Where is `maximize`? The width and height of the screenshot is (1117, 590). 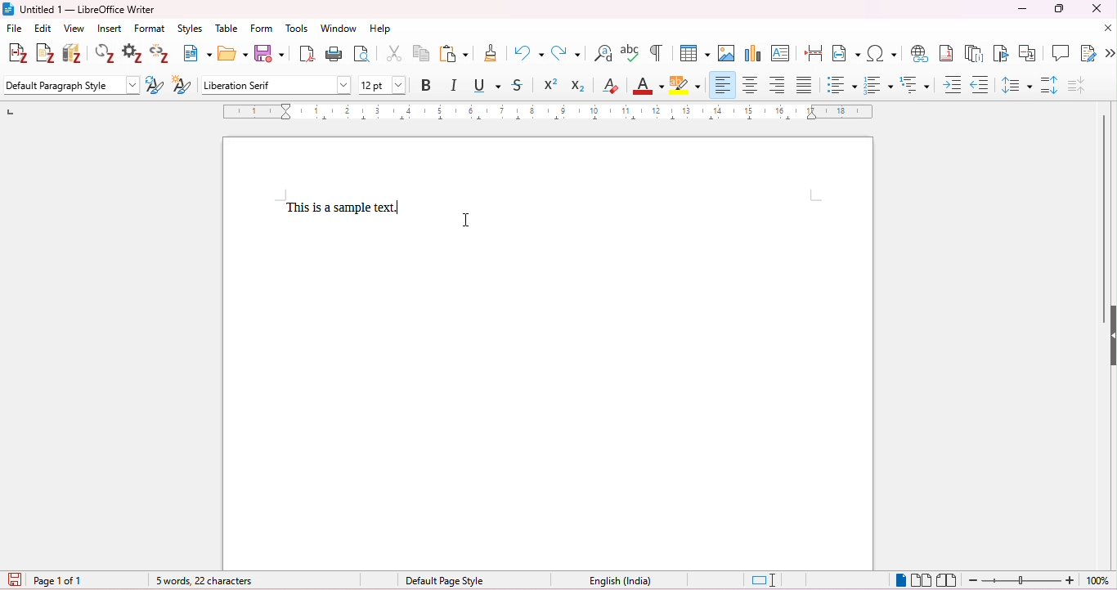
maximize is located at coordinates (1059, 9).